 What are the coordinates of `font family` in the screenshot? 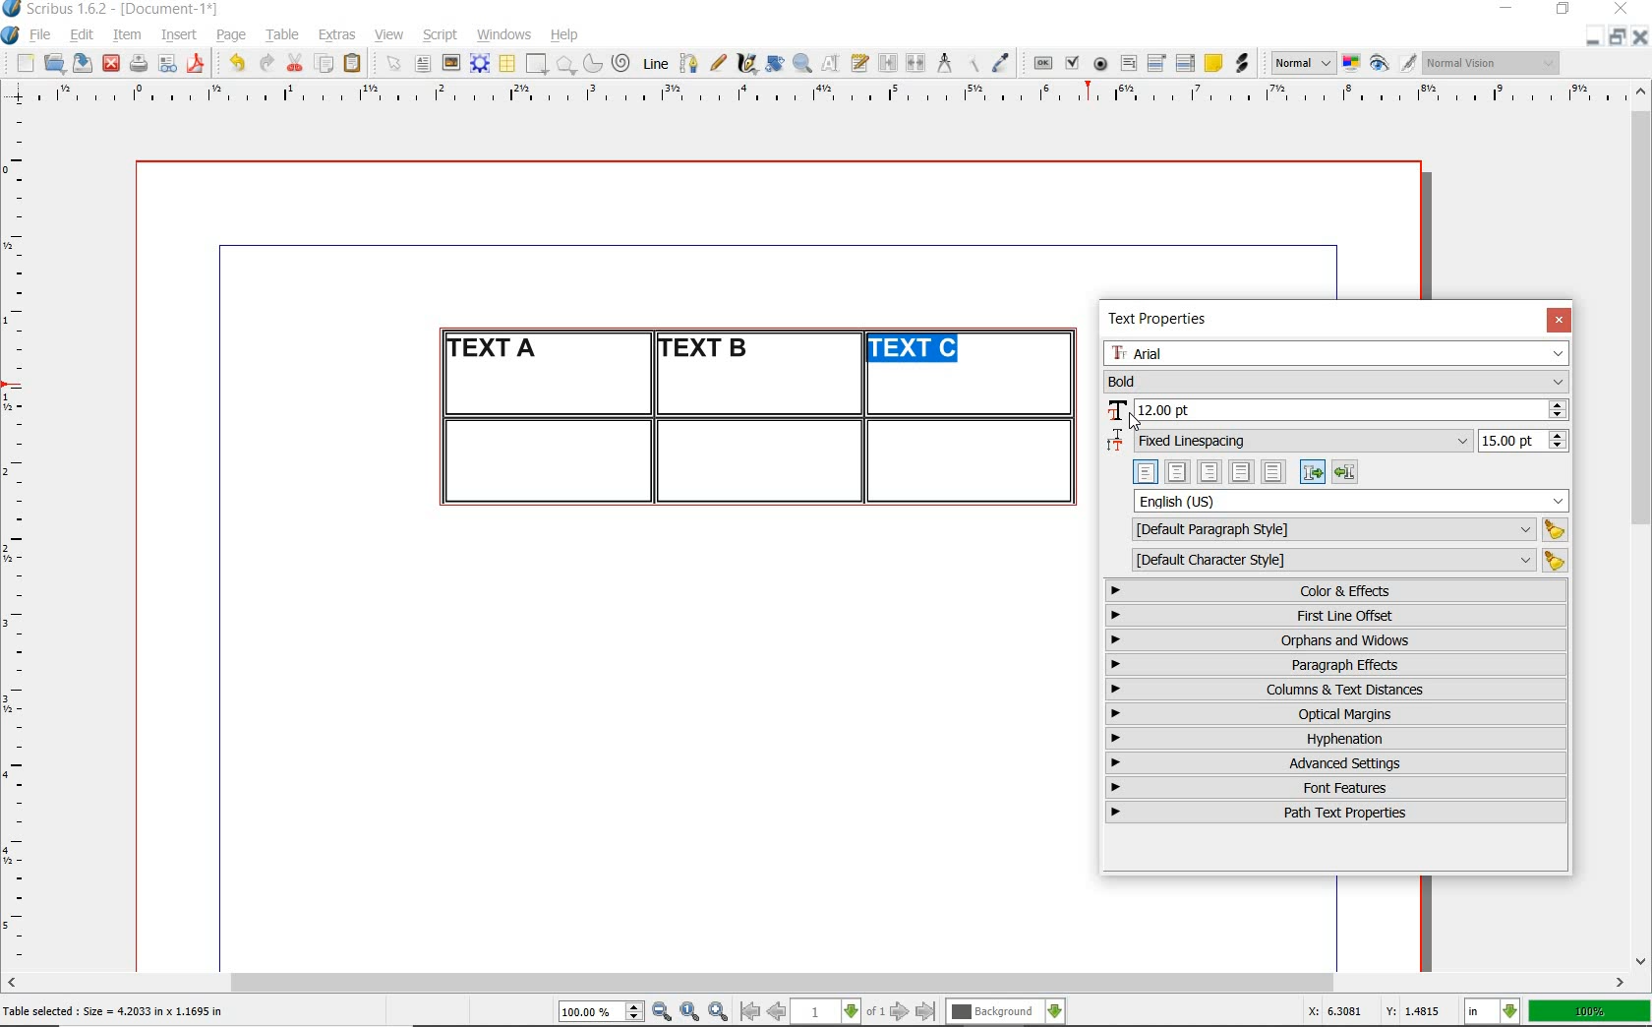 It's located at (1338, 353).